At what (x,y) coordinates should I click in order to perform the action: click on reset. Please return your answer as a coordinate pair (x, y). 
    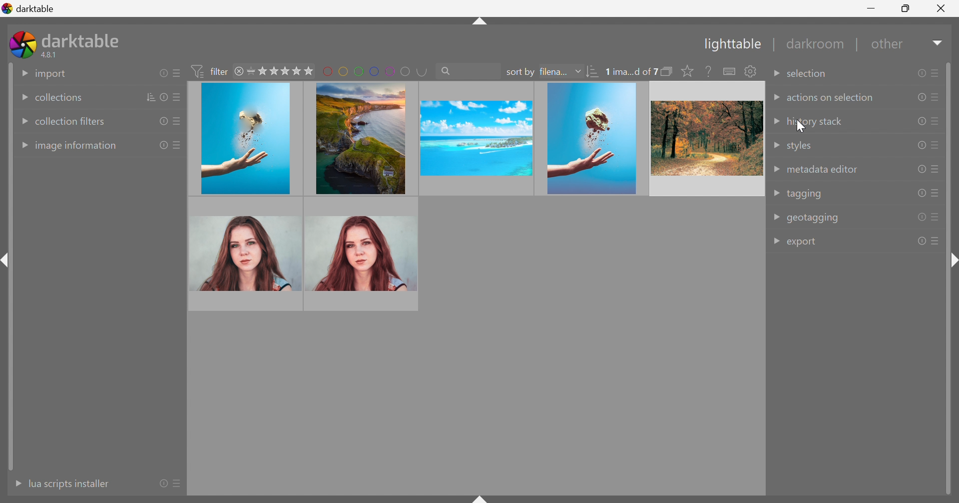
    Looking at the image, I should click on (922, 218).